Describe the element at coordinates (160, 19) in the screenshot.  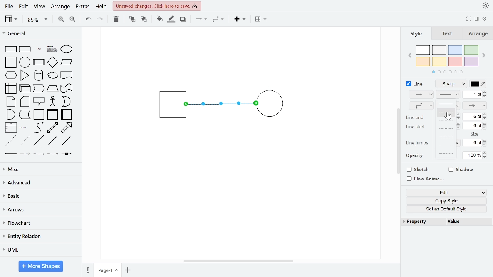
I see `fill color` at that location.